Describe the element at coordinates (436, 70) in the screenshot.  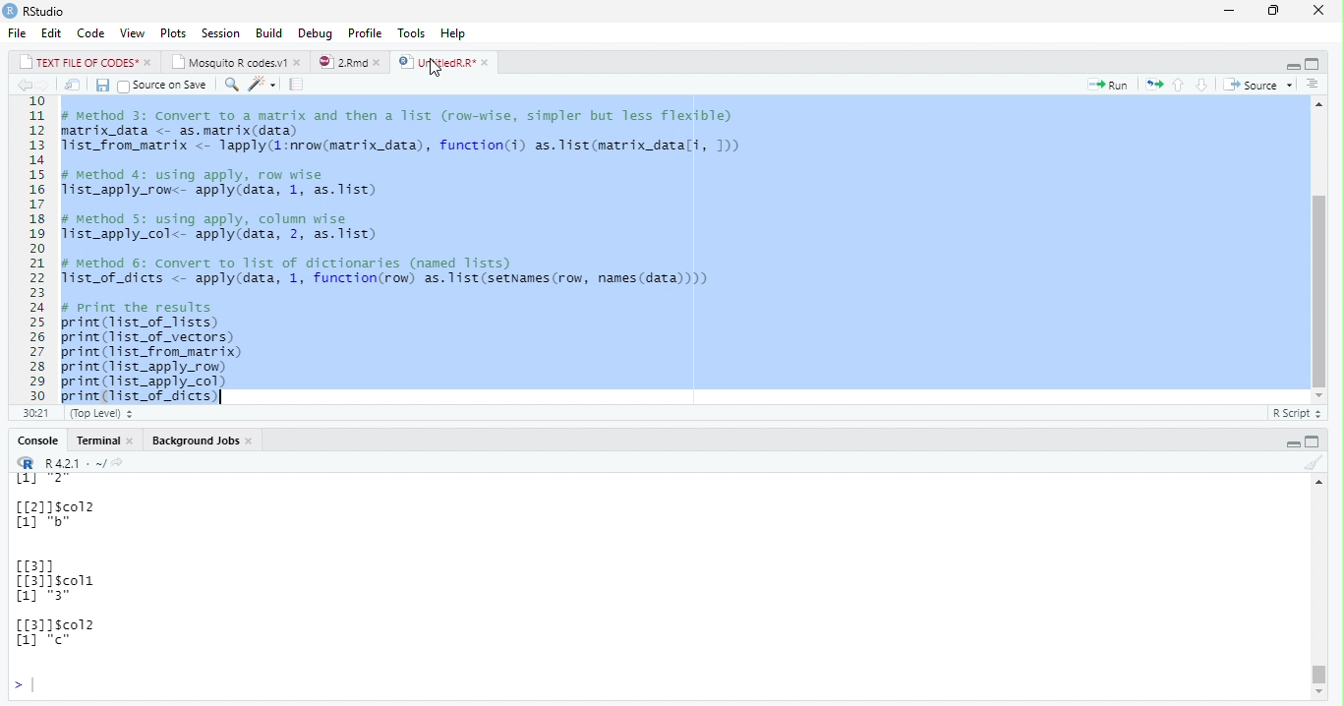
I see `cursor` at that location.